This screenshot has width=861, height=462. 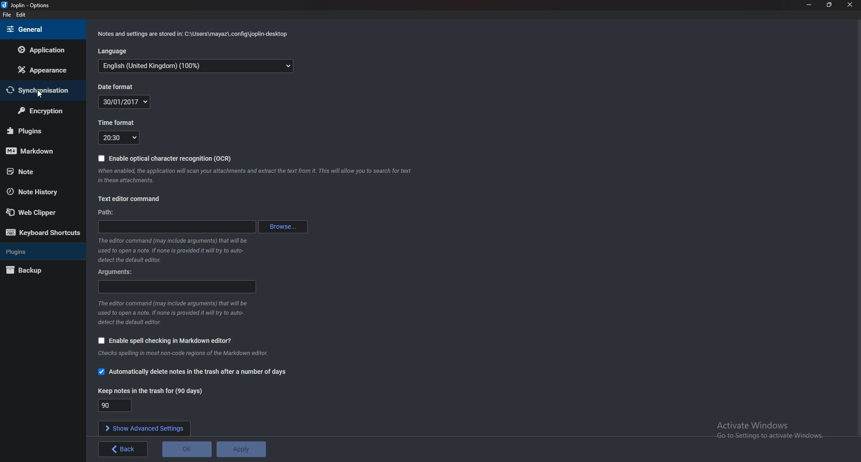 What do you see at coordinates (176, 227) in the screenshot?
I see `path` at bounding box center [176, 227].